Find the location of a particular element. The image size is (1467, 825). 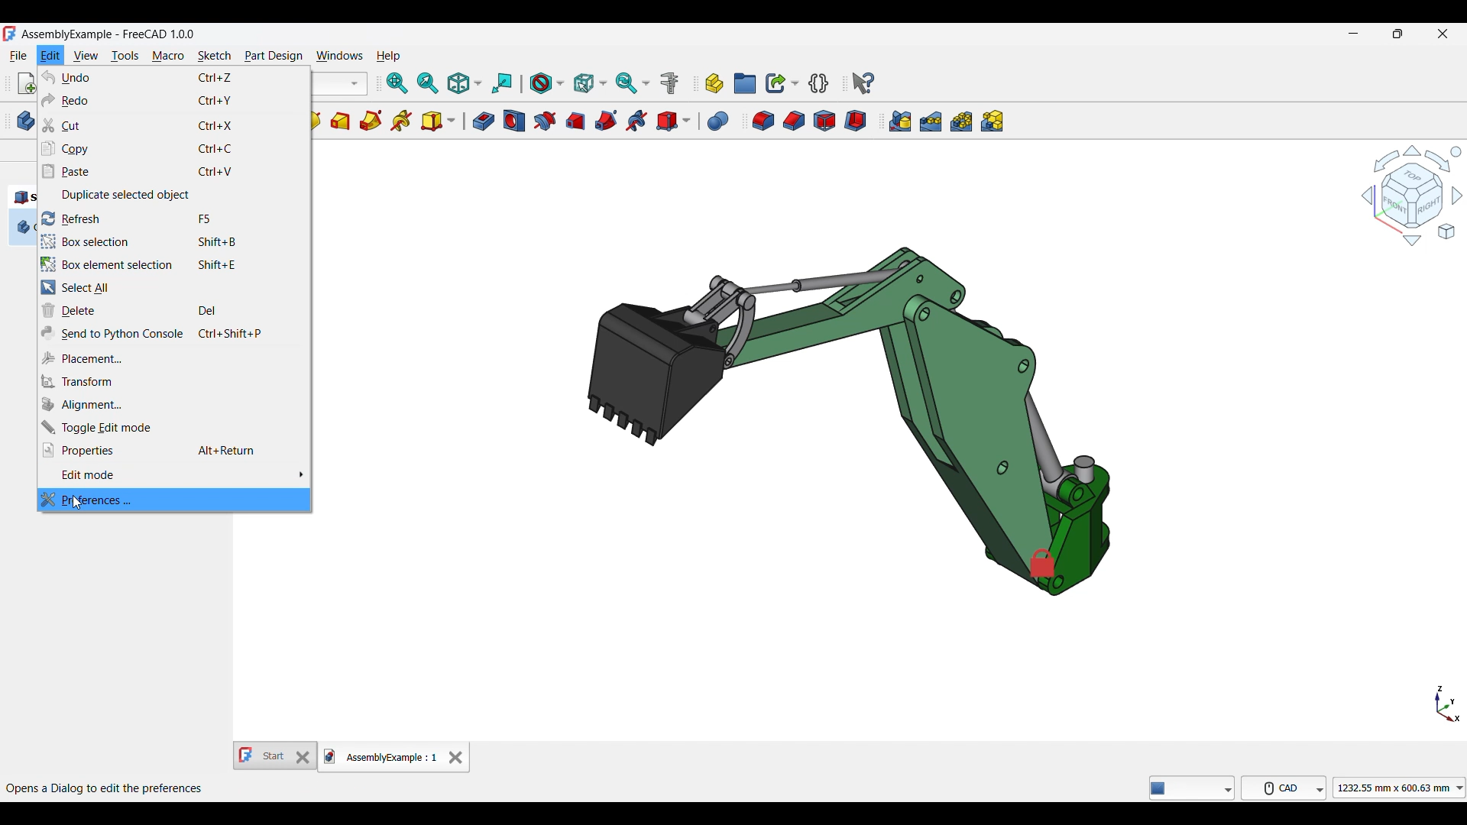

Chamfer is located at coordinates (794, 121).